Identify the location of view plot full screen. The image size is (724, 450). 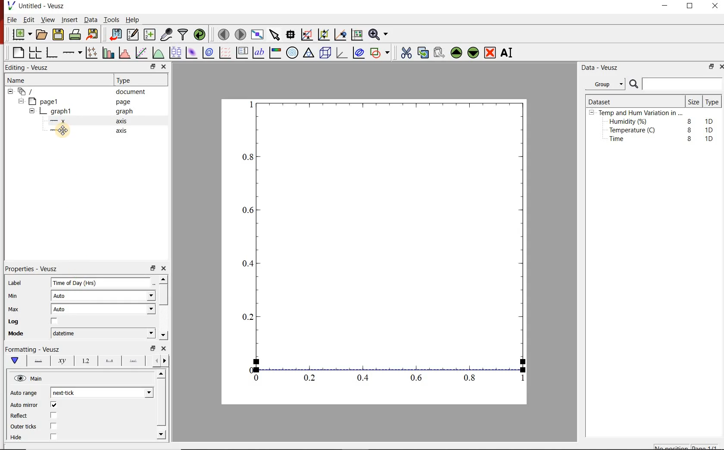
(258, 35).